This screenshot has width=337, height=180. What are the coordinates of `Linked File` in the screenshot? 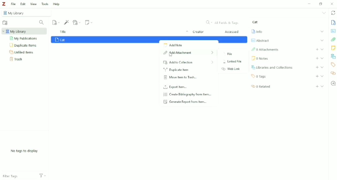 It's located at (231, 62).